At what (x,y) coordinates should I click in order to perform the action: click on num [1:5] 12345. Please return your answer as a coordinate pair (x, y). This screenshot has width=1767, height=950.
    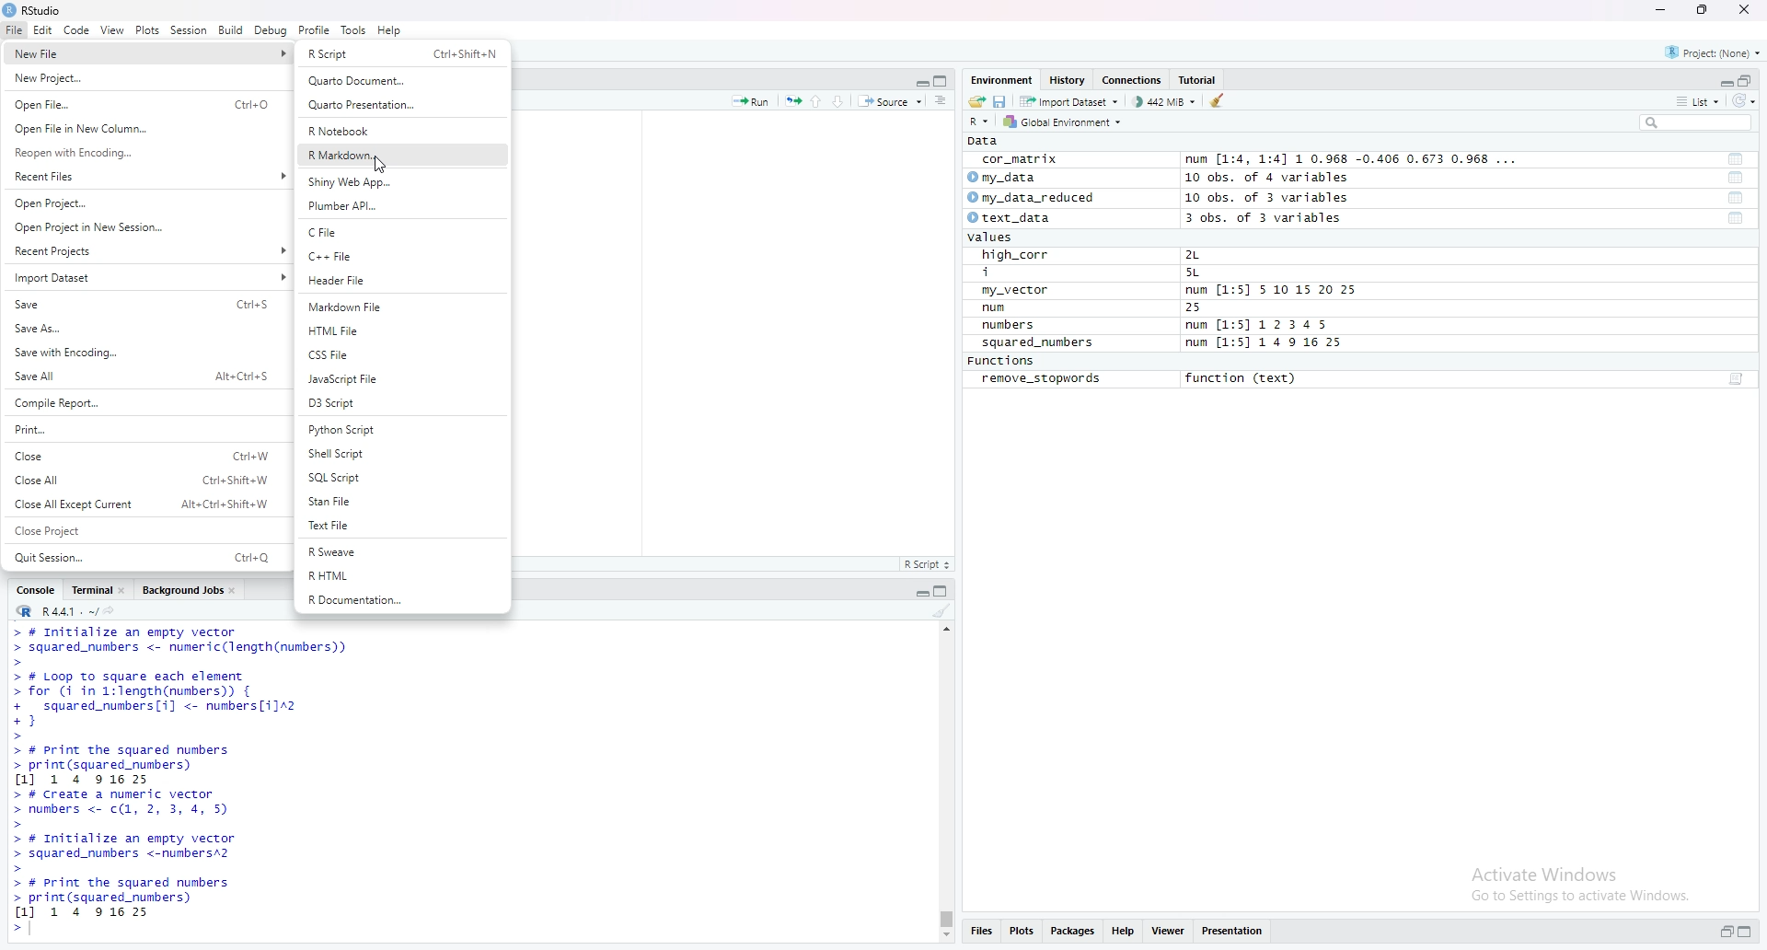
    Looking at the image, I should click on (1259, 325).